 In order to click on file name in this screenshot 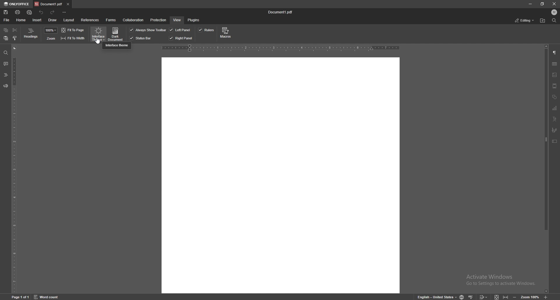, I will do `click(280, 12)`.